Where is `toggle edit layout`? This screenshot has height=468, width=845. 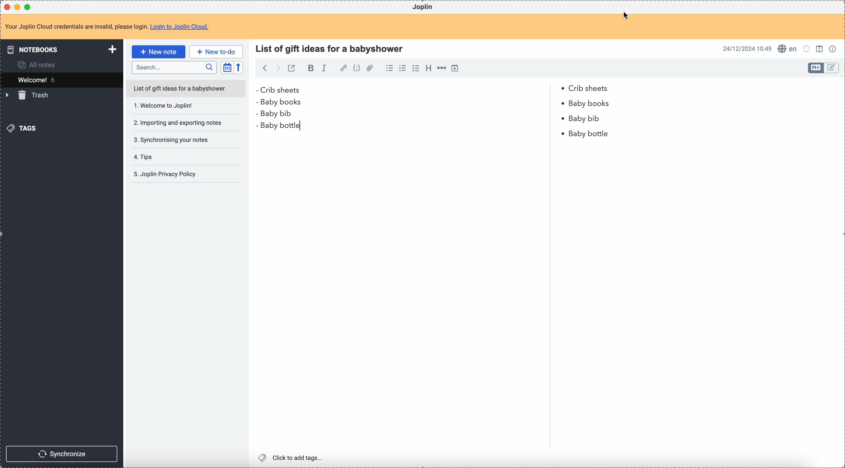 toggle edit layout is located at coordinates (815, 68).